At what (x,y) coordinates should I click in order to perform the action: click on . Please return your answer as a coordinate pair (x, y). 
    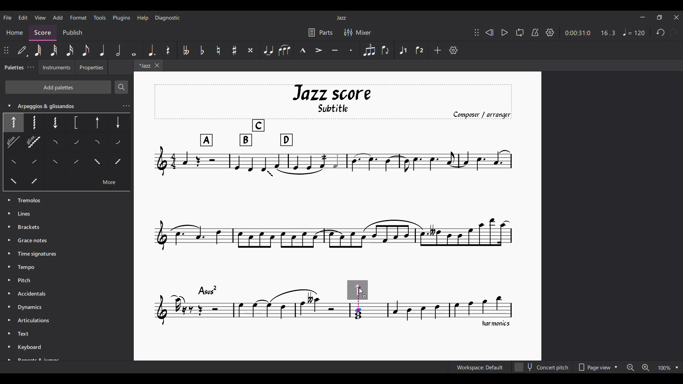
    Looking at the image, I should click on (56, 123).